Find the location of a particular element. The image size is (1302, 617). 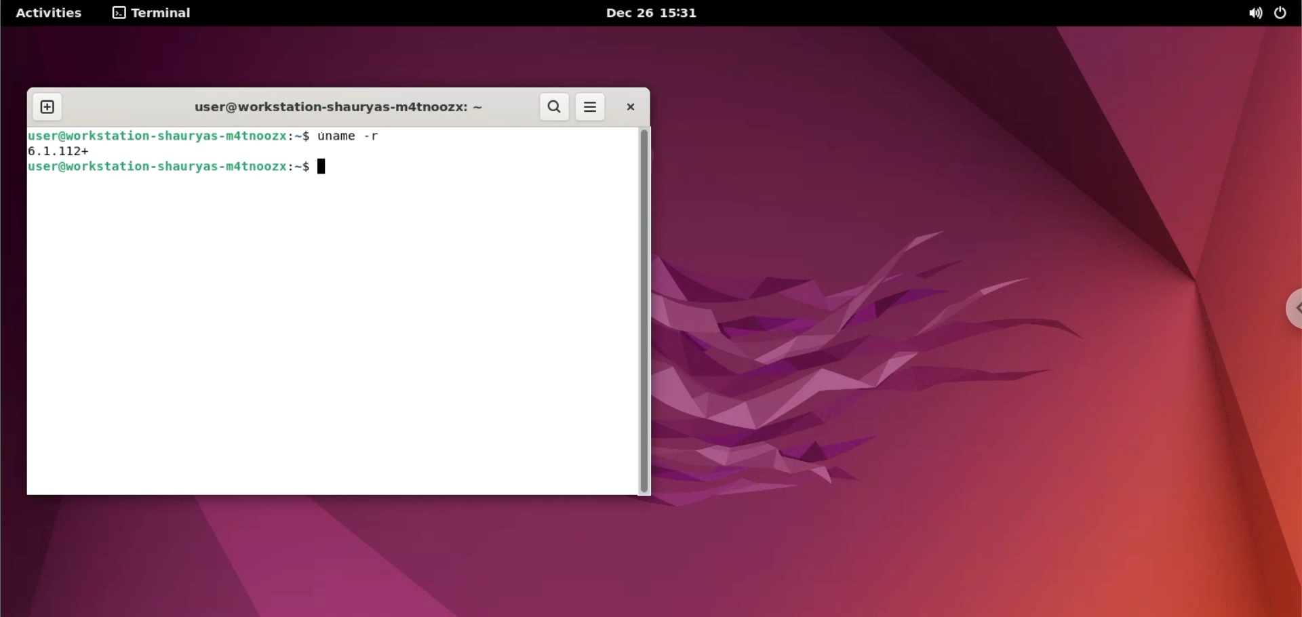

command to check kernel version is located at coordinates (170, 136).